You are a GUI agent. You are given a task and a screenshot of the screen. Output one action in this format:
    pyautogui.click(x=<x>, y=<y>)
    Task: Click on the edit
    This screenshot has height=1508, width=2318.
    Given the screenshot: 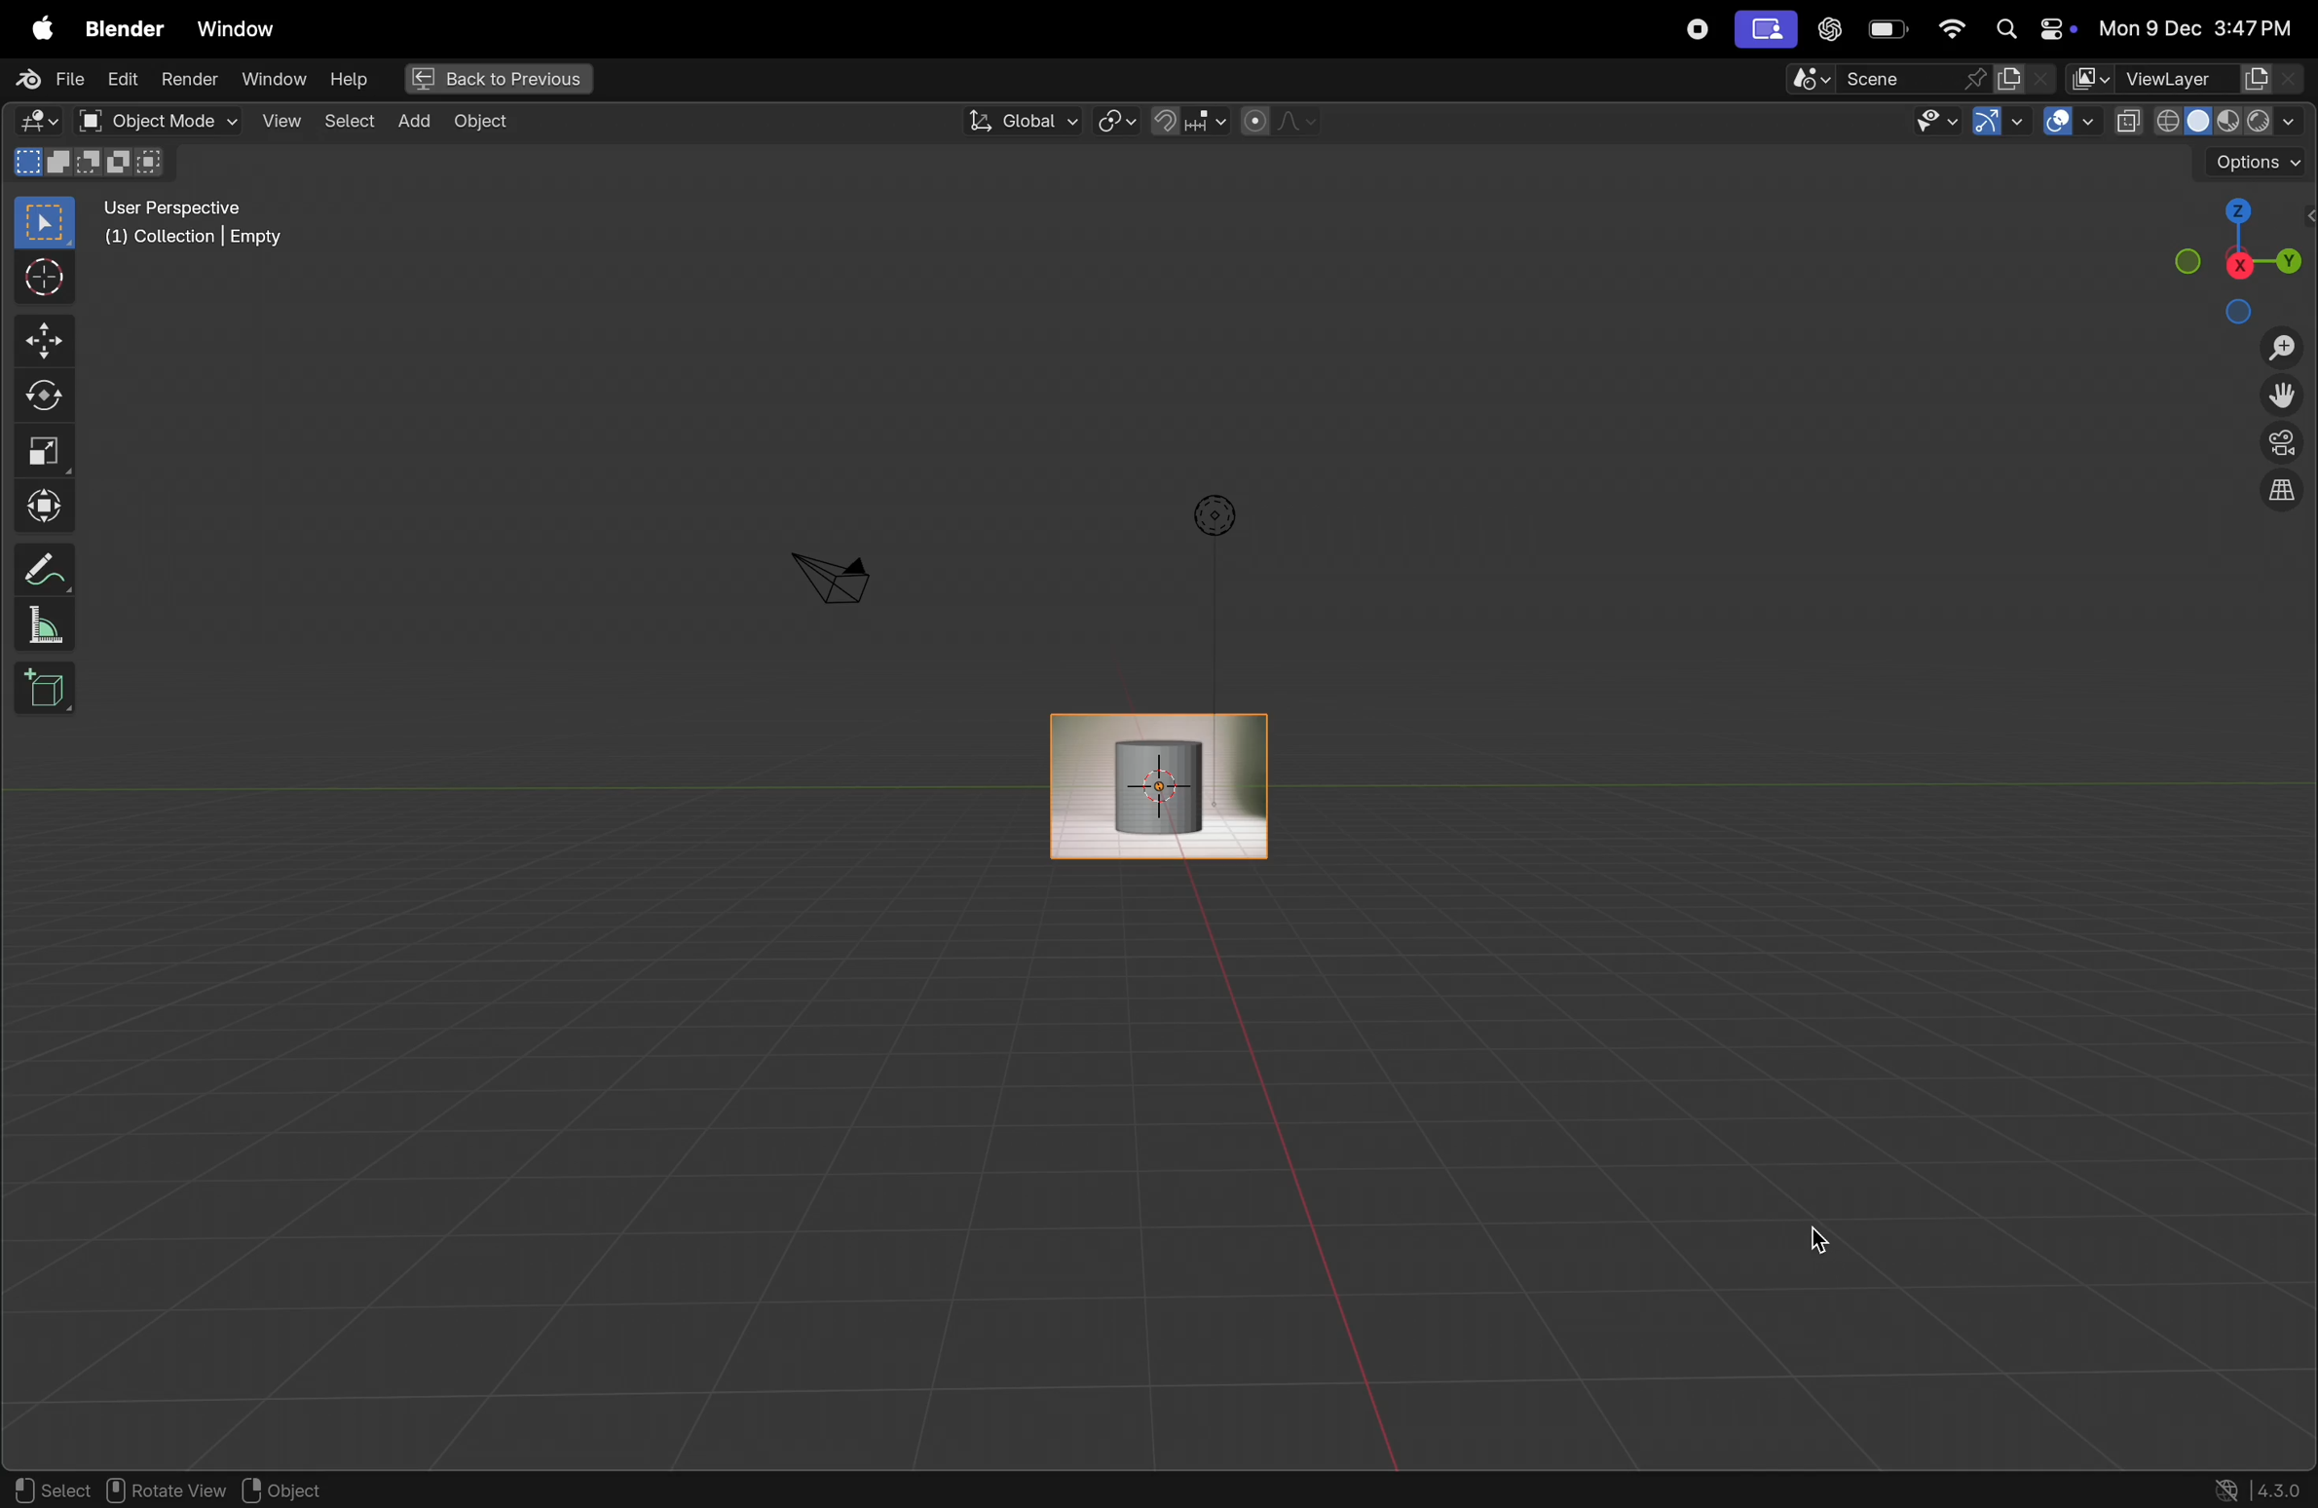 What is the action you would take?
    pyautogui.click(x=124, y=81)
    